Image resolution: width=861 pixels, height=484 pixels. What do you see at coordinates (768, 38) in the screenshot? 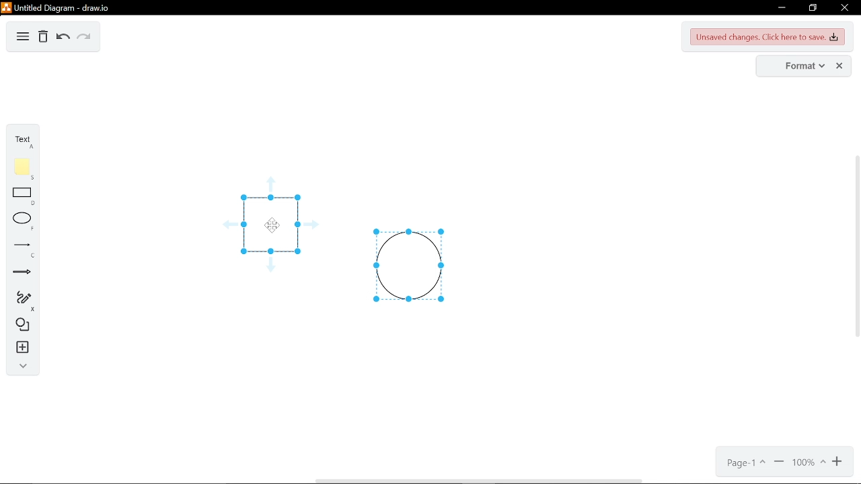
I see `unsaved changes. Click here to save` at bounding box center [768, 38].